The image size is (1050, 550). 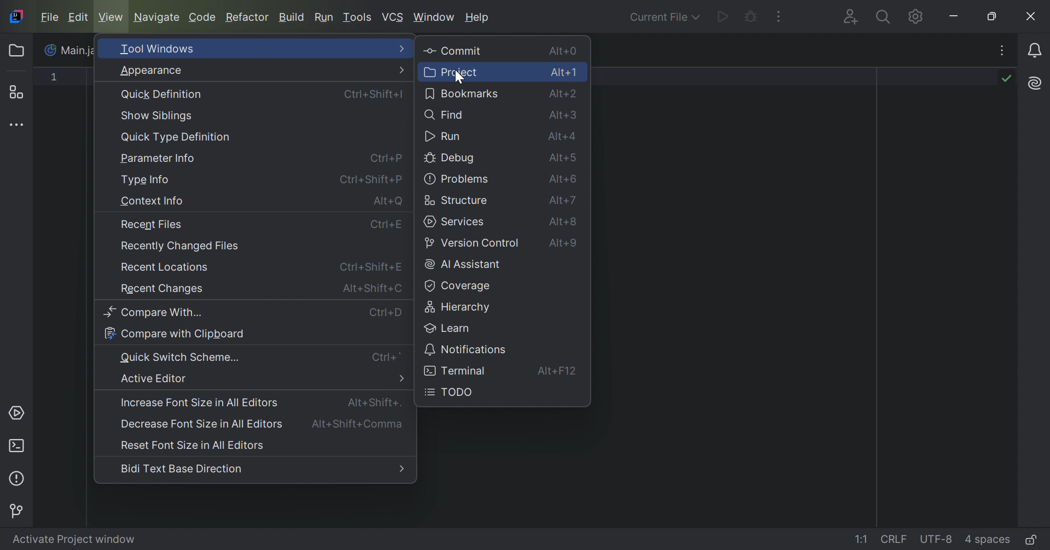 What do you see at coordinates (557, 371) in the screenshot?
I see `Alt+F12` at bounding box center [557, 371].